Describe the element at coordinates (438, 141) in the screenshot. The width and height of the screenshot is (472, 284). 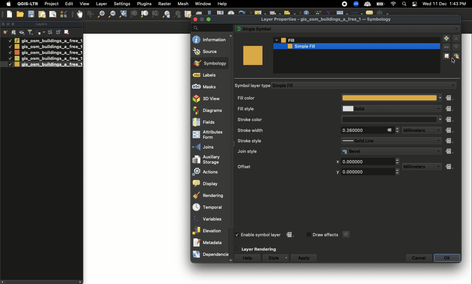
I see `Drop down` at that location.